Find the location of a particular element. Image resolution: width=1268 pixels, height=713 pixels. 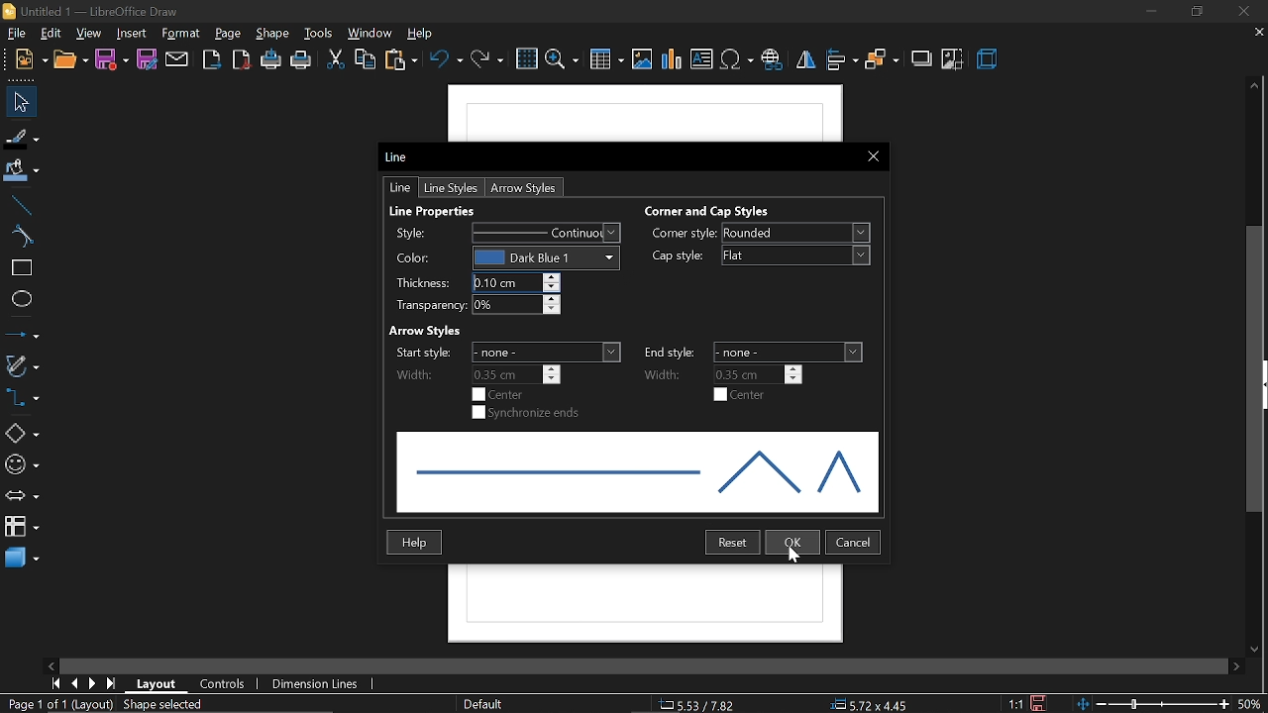

go to first page is located at coordinates (53, 683).